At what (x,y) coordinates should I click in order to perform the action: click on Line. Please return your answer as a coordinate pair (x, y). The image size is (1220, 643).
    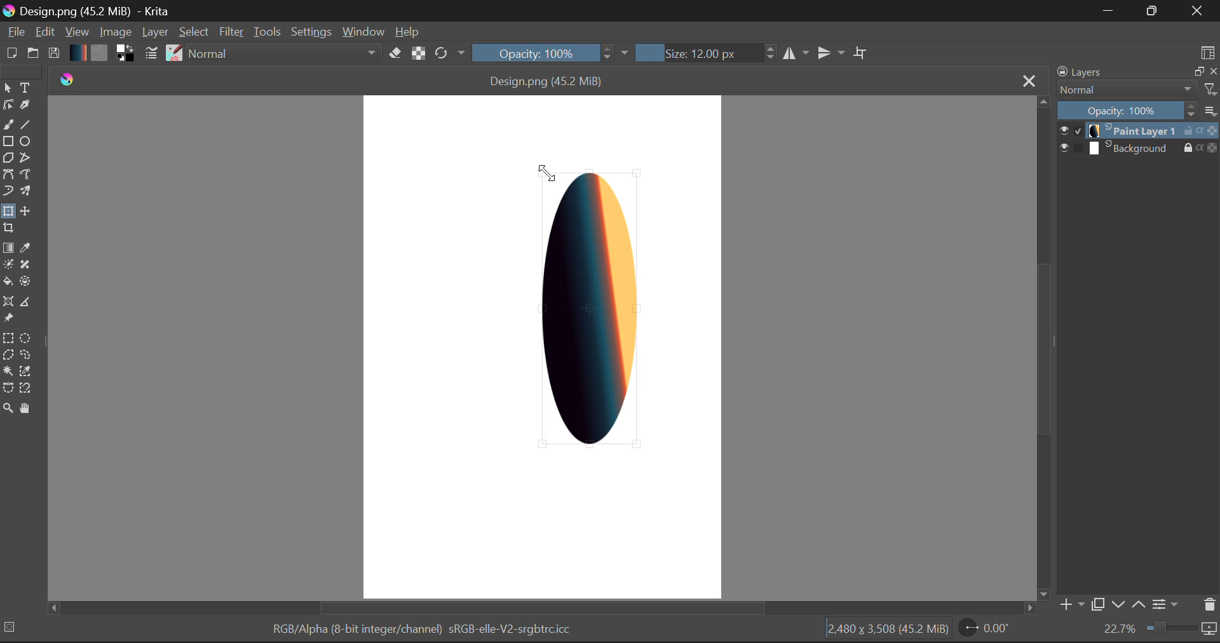
    Looking at the image, I should click on (24, 123).